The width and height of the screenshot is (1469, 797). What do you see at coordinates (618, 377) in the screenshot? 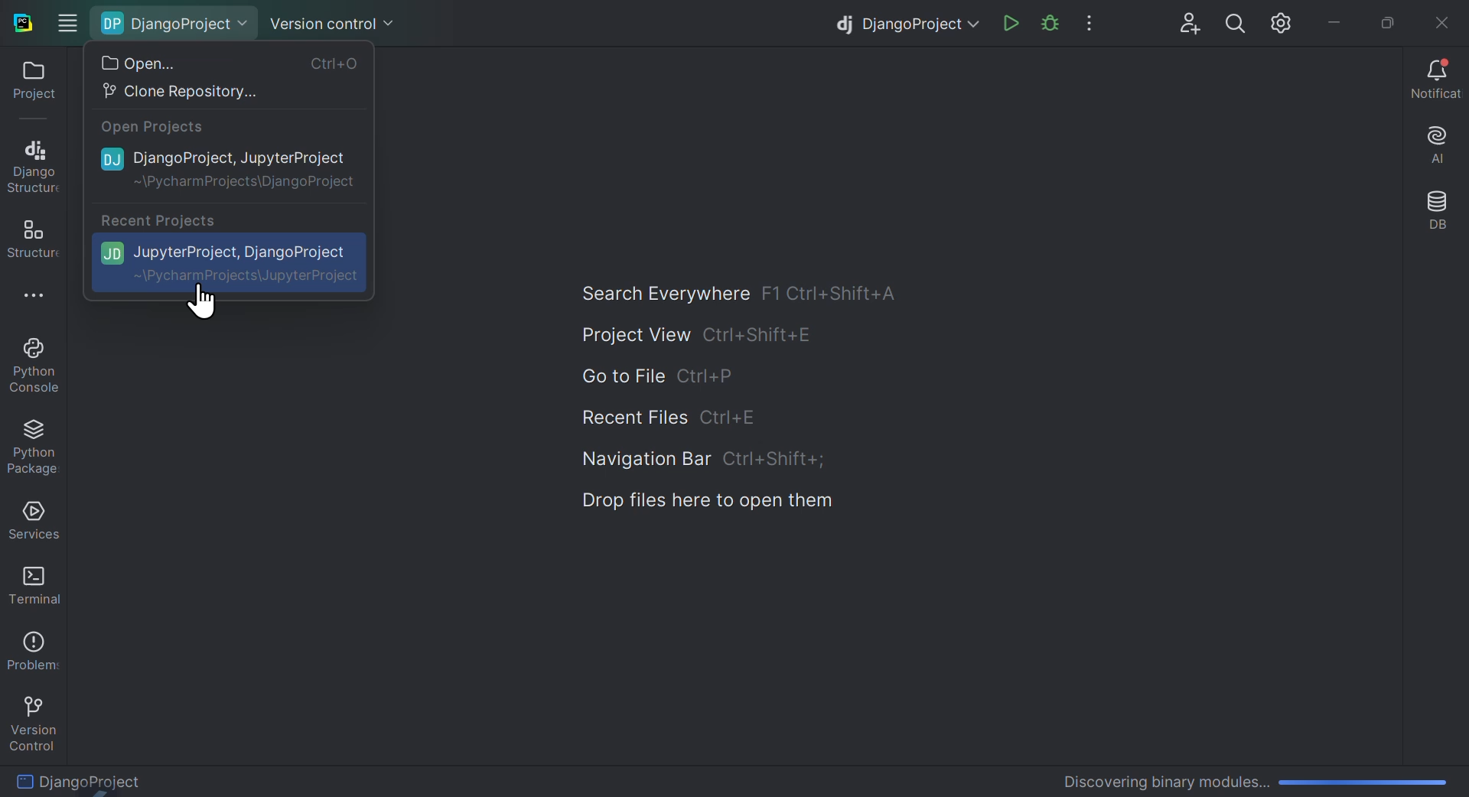
I see `Go to file` at bounding box center [618, 377].